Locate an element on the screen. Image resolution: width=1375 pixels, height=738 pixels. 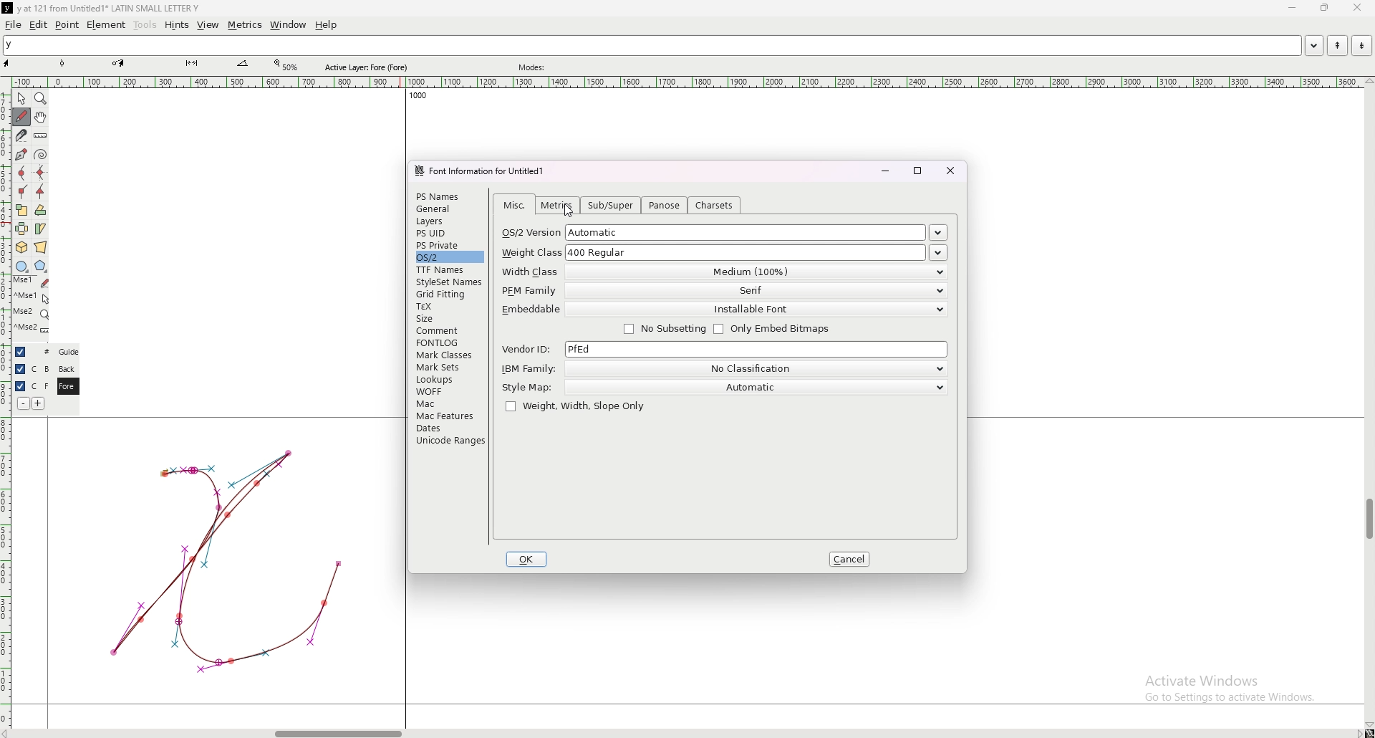
charsets is located at coordinates (715, 205).